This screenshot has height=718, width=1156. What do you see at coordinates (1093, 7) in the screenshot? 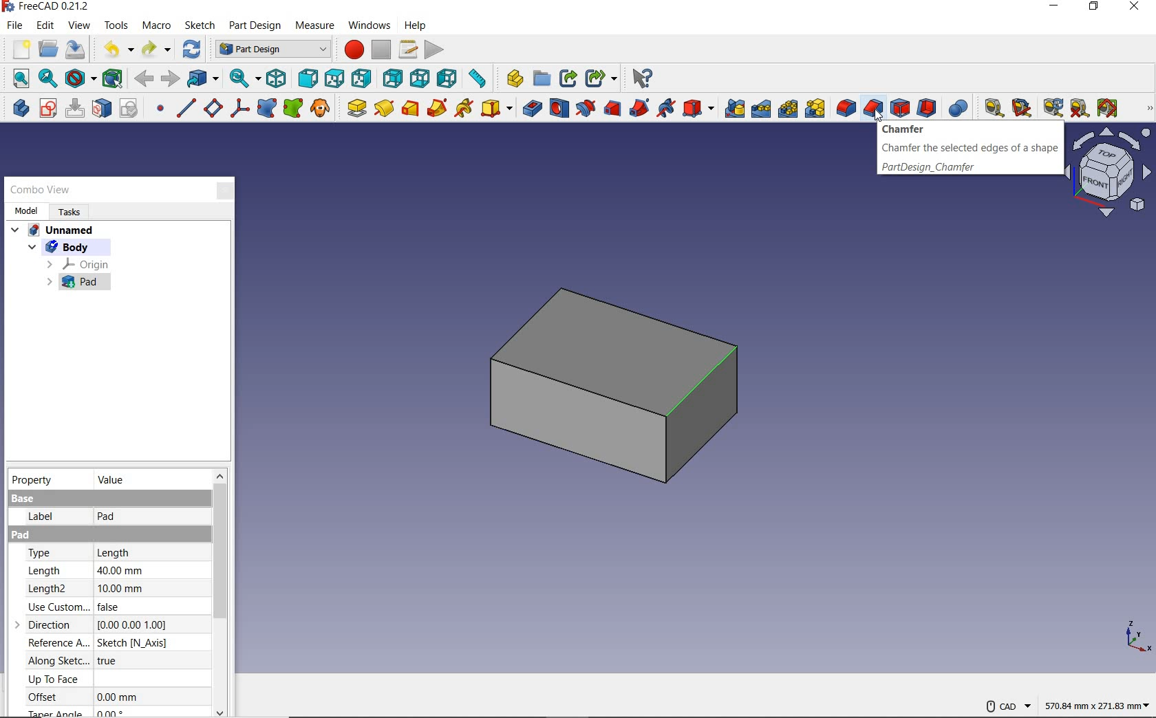
I see `restore down` at bounding box center [1093, 7].